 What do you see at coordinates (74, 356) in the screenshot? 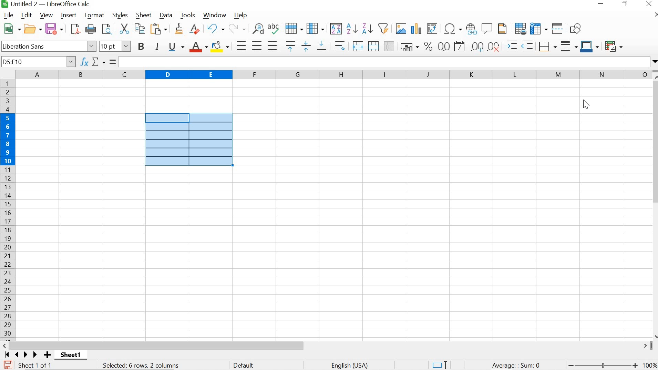
I see `sheet 1 of 1` at bounding box center [74, 356].